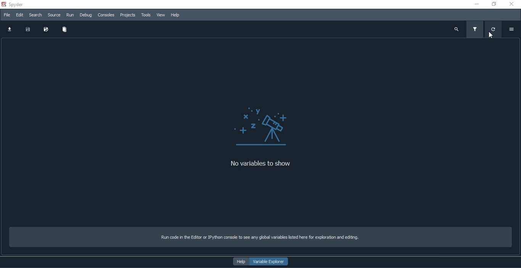 The image size is (521, 268). Describe the element at coordinates (4, 4) in the screenshot. I see `spyder logo` at that location.